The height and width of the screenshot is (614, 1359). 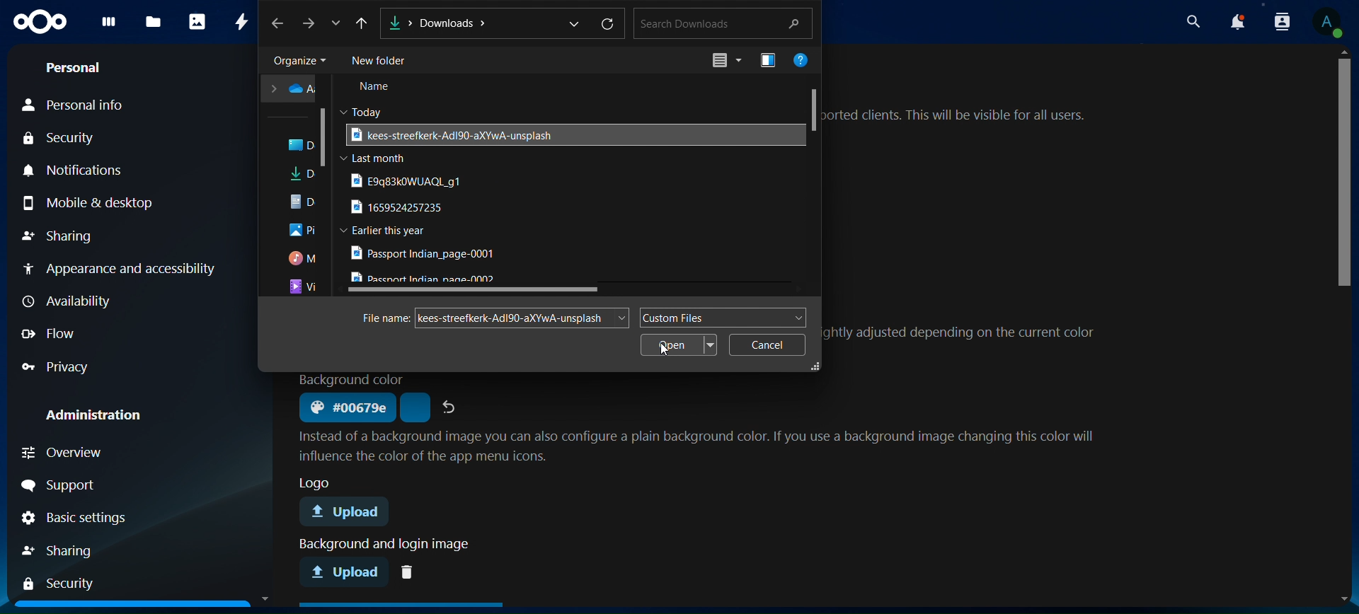 I want to click on support, so click(x=94, y=486).